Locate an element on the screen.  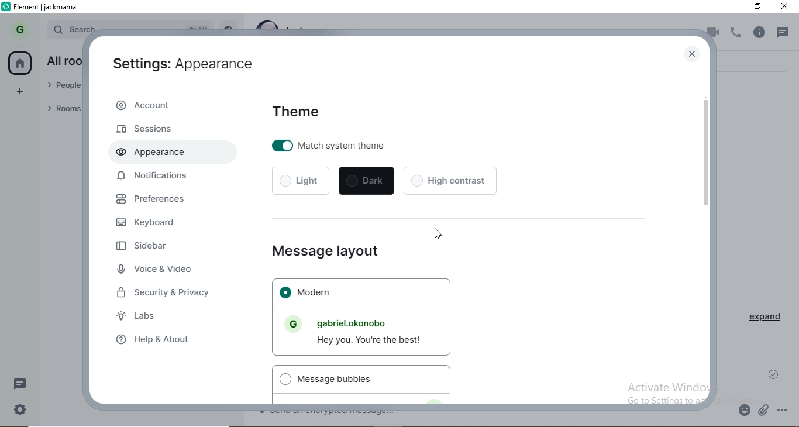
logo is located at coordinates (7, 7).